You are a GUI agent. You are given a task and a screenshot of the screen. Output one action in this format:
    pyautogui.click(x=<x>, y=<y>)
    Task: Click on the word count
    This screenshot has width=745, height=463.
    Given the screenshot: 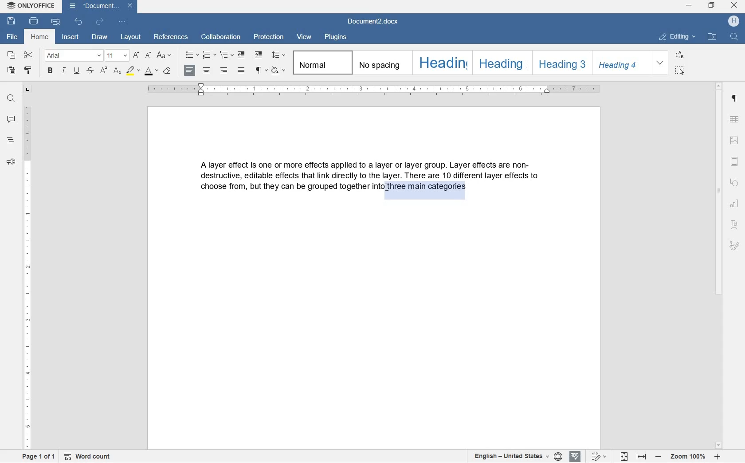 What is the action you would take?
    pyautogui.click(x=88, y=457)
    